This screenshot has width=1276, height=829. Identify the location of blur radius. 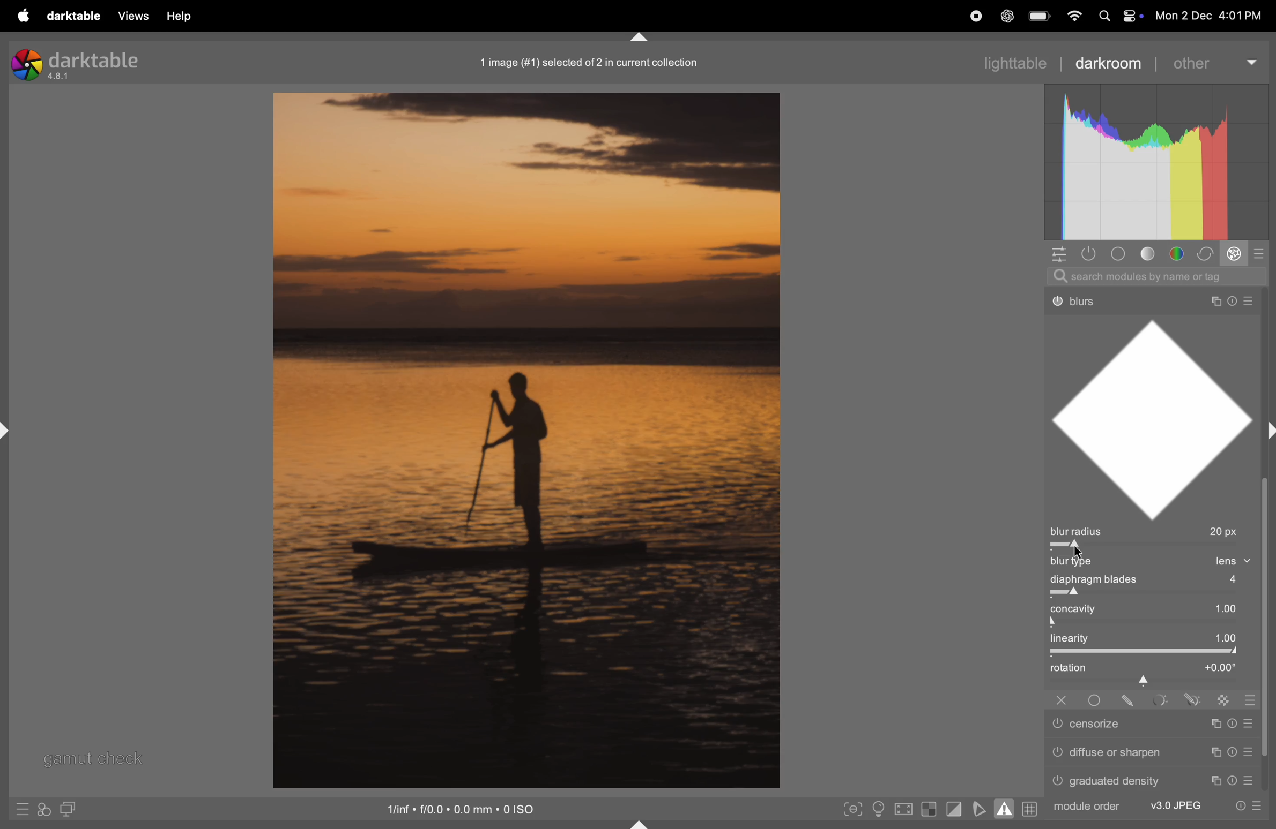
(1151, 531).